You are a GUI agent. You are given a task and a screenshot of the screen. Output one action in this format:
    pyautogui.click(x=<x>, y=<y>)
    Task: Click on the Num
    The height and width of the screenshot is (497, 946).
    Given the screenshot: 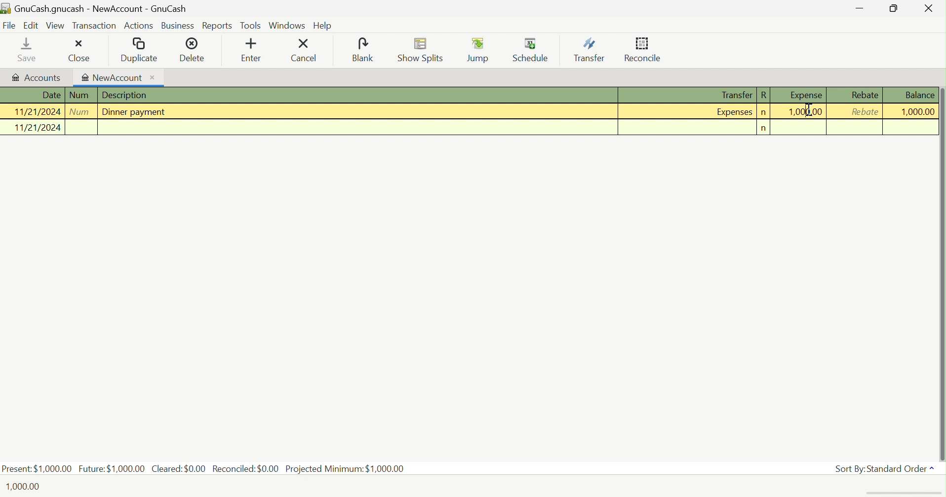 What is the action you would take?
    pyautogui.click(x=81, y=112)
    